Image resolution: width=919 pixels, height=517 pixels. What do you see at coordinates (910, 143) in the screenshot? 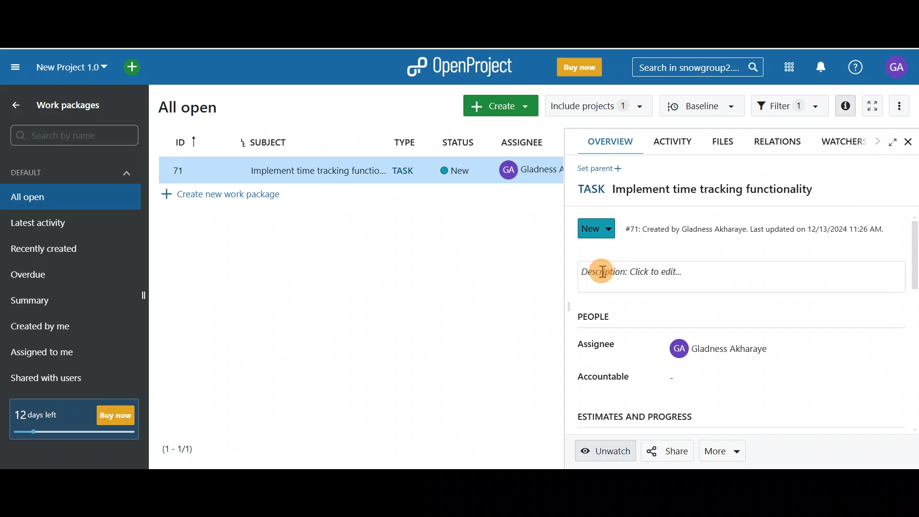
I see `Close details view` at bounding box center [910, 143].